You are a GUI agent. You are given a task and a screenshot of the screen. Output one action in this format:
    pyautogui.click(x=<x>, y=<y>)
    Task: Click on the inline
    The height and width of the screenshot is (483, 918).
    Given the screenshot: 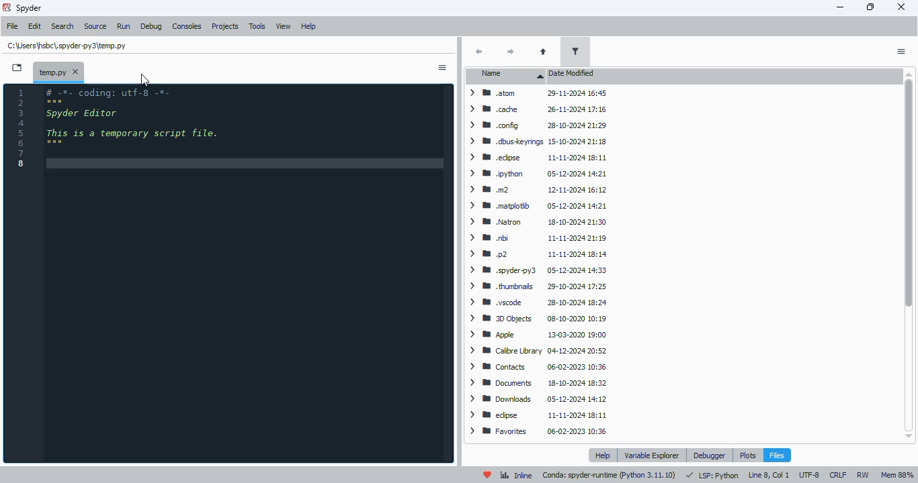 What is the action you would take?
    pyautogui.click(x=516, y=475)
    